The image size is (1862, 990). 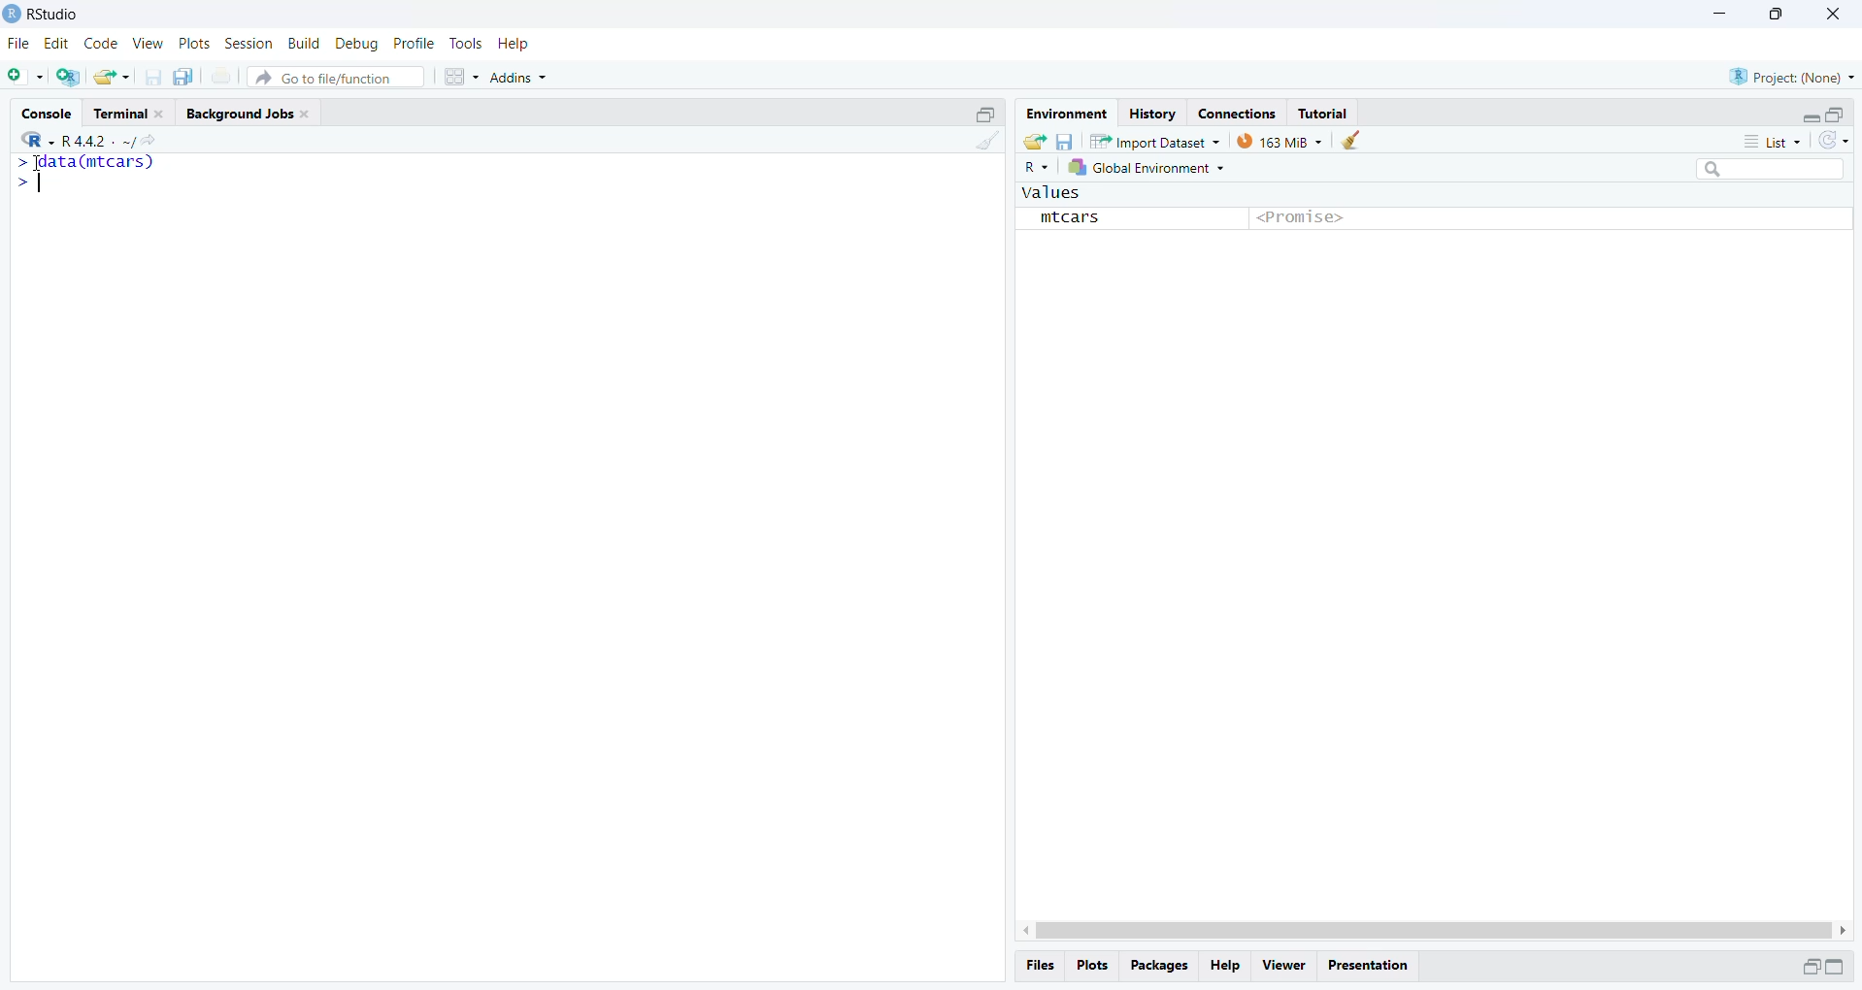 I want to click on Project: (None), so click(x=1792, y=77).